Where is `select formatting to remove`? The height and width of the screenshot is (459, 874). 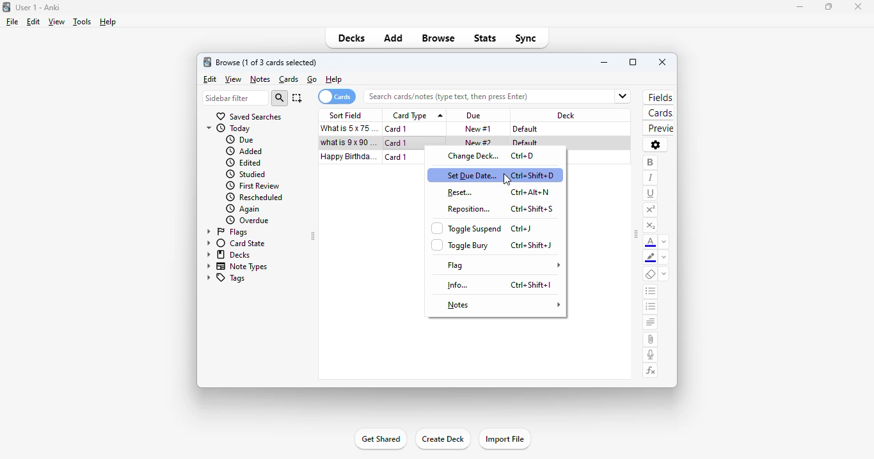 select formatting to remove is located at coordinates (664, 274).